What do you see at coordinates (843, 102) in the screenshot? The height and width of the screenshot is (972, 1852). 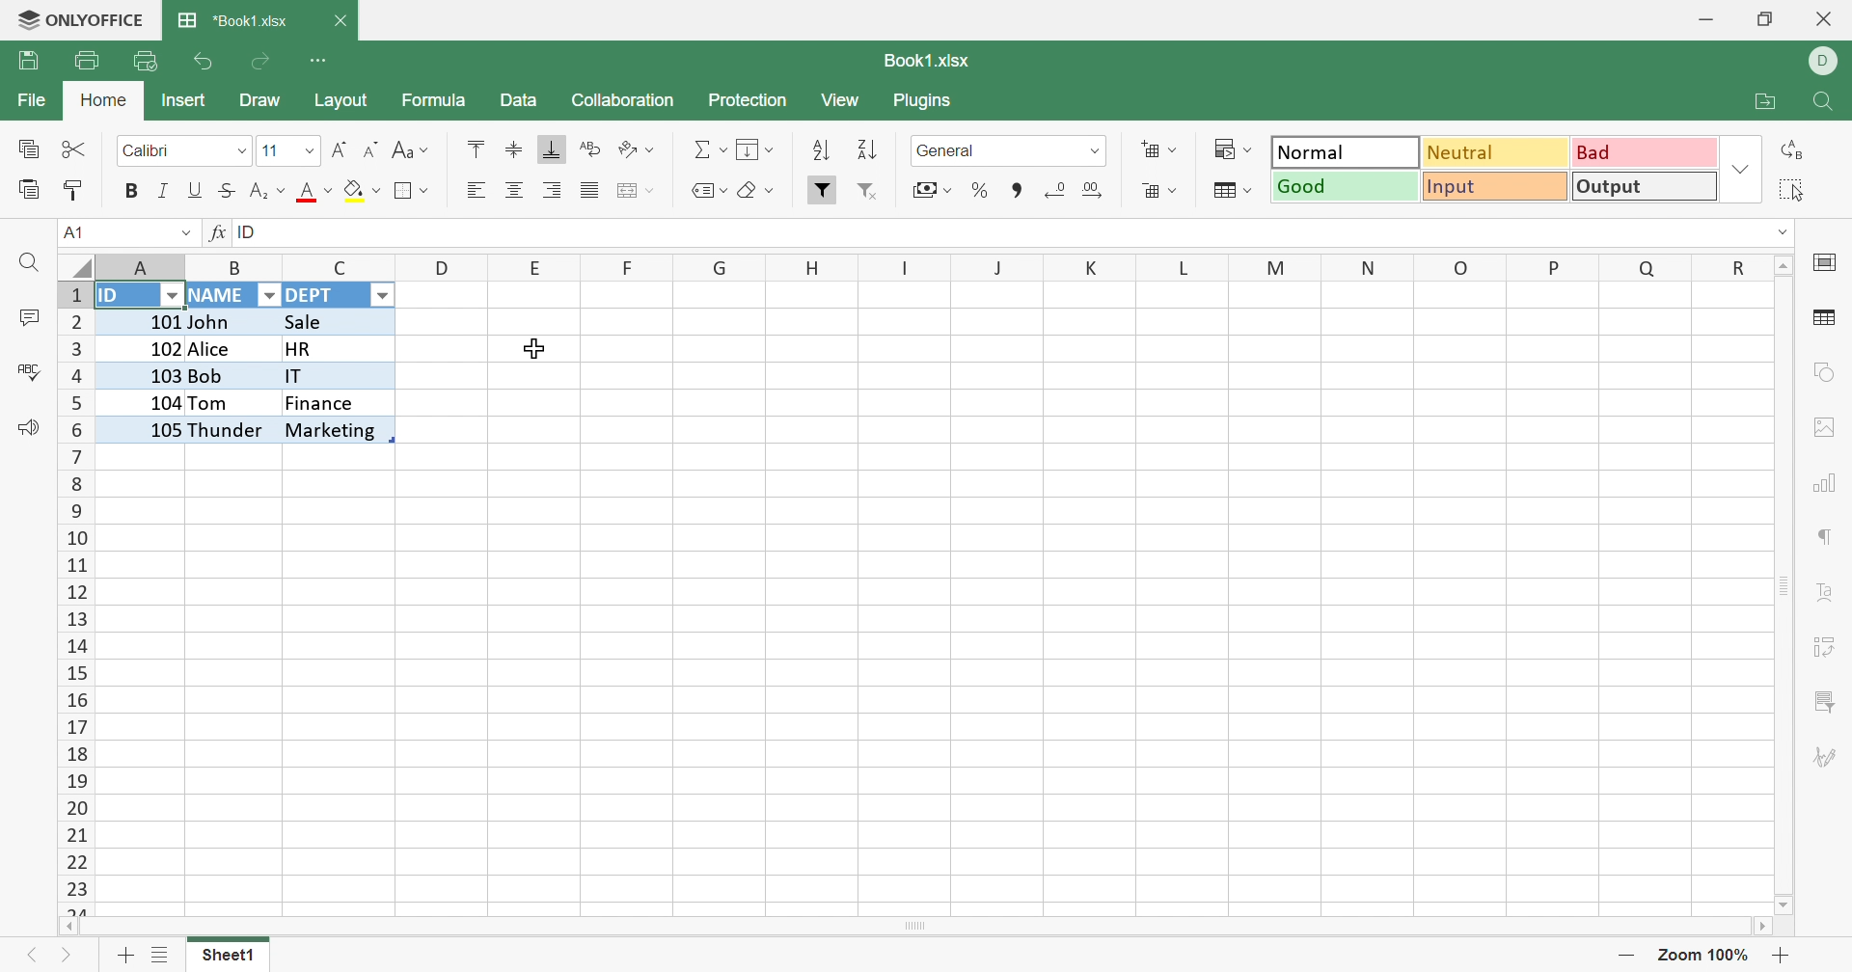 I see `View` at bounding box center [843, 102].